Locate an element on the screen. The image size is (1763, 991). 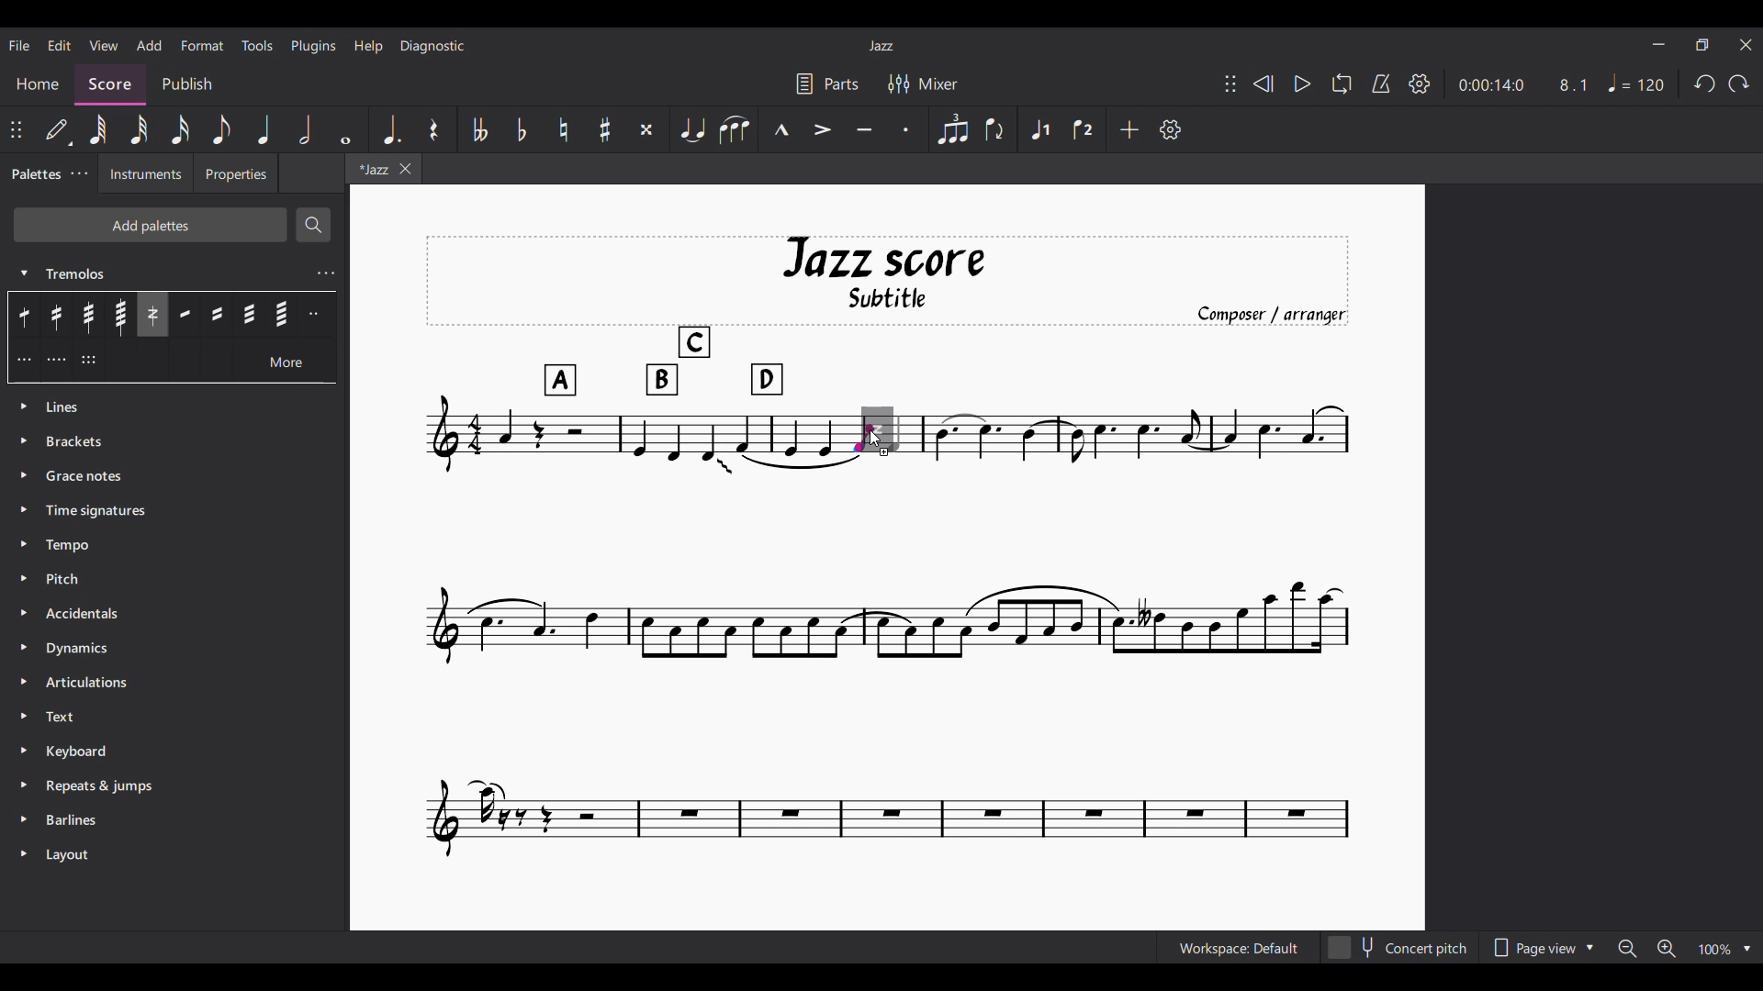
Add is located at coordinates (1130, 129).